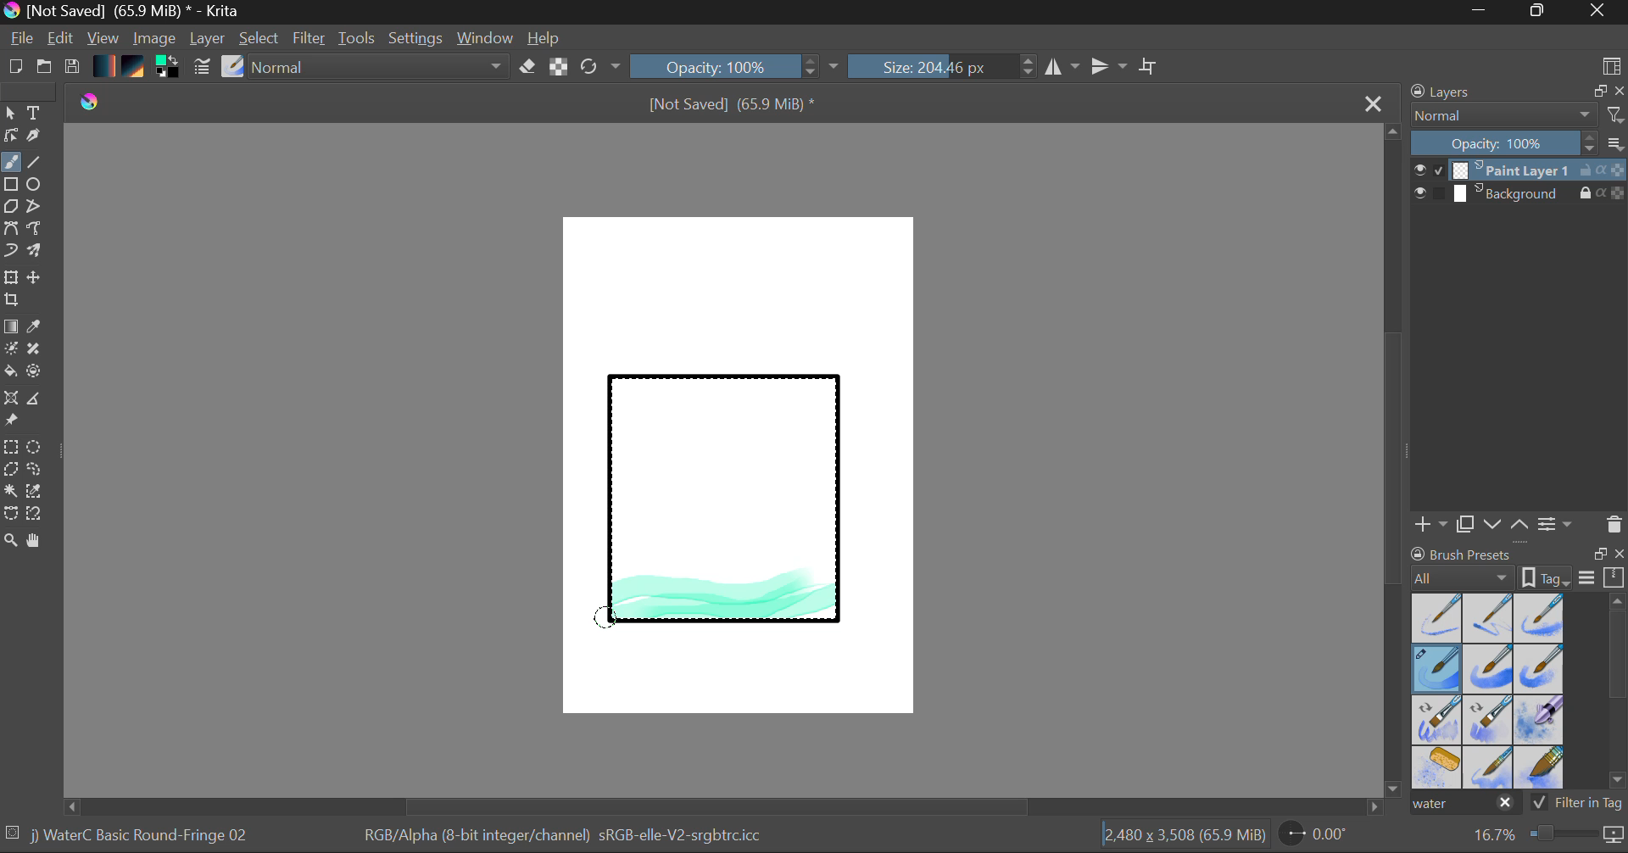 This screenshot has width=1628, height=853. Describe the element at coordinates (71, 68) in the screenshot. I see `Save` at that location.